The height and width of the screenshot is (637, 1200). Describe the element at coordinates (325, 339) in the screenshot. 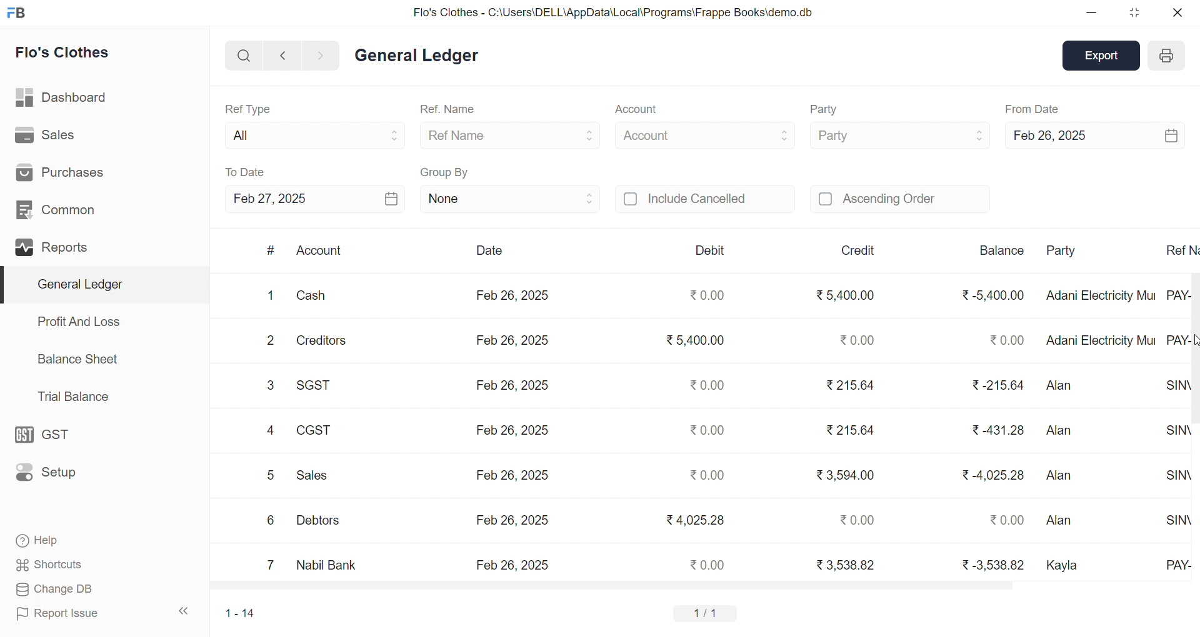

I see `Creditors` at that location.